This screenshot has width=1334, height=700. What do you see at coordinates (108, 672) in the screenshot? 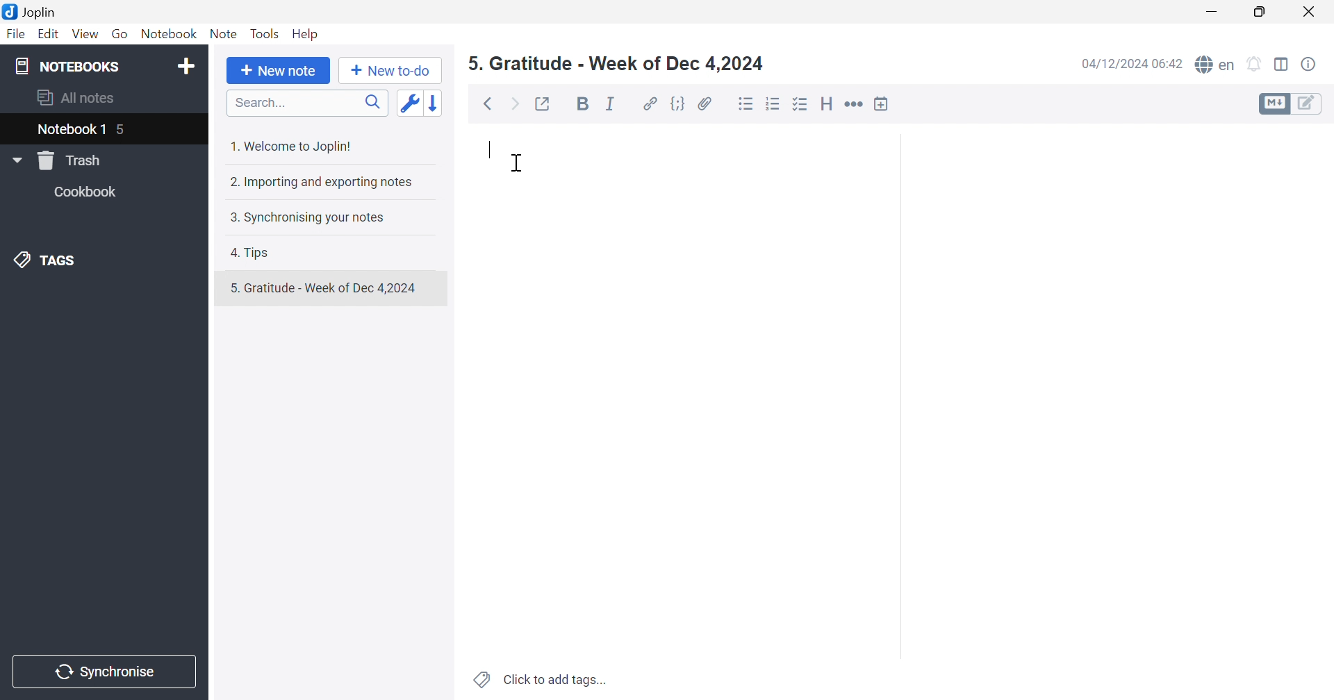
I see `Synchronise` at bounding box center [108, 672].